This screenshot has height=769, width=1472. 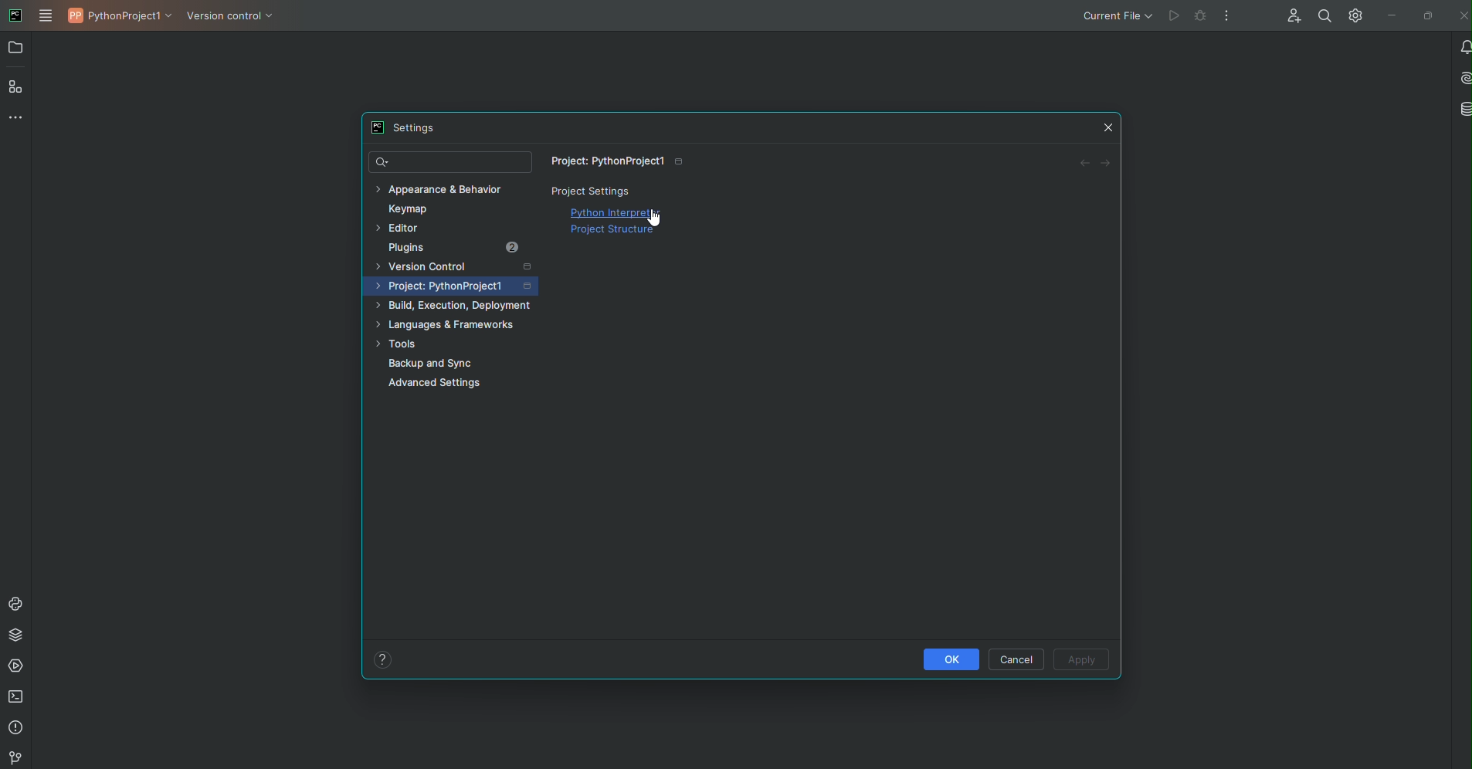 I want to click on Code with me, so click(x=1293, y=15).